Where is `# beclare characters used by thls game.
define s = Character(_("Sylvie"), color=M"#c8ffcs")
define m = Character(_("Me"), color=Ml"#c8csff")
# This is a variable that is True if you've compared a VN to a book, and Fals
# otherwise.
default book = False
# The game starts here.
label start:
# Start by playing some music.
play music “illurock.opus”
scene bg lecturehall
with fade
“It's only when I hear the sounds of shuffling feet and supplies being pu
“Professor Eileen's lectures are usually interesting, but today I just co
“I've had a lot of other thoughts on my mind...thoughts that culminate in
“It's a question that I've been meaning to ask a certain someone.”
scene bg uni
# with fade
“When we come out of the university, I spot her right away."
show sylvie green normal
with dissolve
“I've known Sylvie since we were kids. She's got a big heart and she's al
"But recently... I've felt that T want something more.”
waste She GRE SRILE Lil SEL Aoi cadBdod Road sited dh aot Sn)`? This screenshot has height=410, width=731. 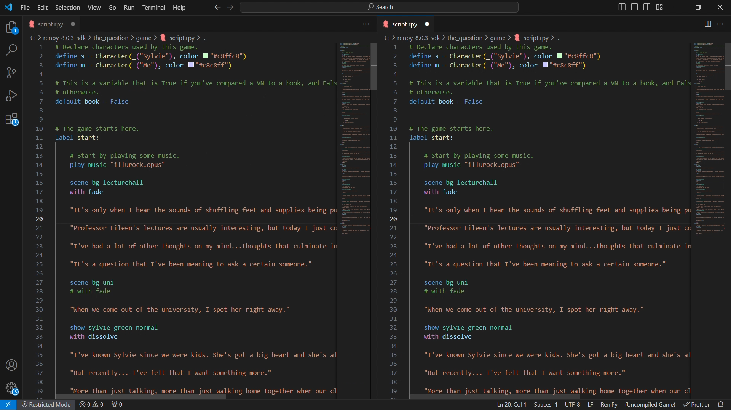
# beclare characters used by thls game.
define s = Character(_("Sylvie"), color=M"#c8ffcs")
define m = Character(_("Me"), color=Ml"#c8csff")
# This is a variable that is True if you've compared a VN to a book, and Fals
# otherwise.
default book = False
# The game starts here.
label start:
# Start by playing some music.
play music “illurock.opus”
scene bg lecturehall
with fade
“It's only when I hear the sounds of shuffling feet and supplies being pu
“Professor Eileen's lectures are usually interesting, but today I just co
“I've had a lot of other thoughts on my mind...thoughts that culminate in
“It's a question that I've been meaning to ask a certain someone.”
scene bg uni
# with fade
“When we come out of the university, I spot her right away."
show sylvie green normal
with dissolve
“I've known Sylvie since we were kids. She's got a big heart and she's al
"But recently... I've felt that T want something more.”
waste She GRE SRILE Lil SEL Aoi cadBdod Road sited dh aot Sn) is located at coordinates (549, 219).